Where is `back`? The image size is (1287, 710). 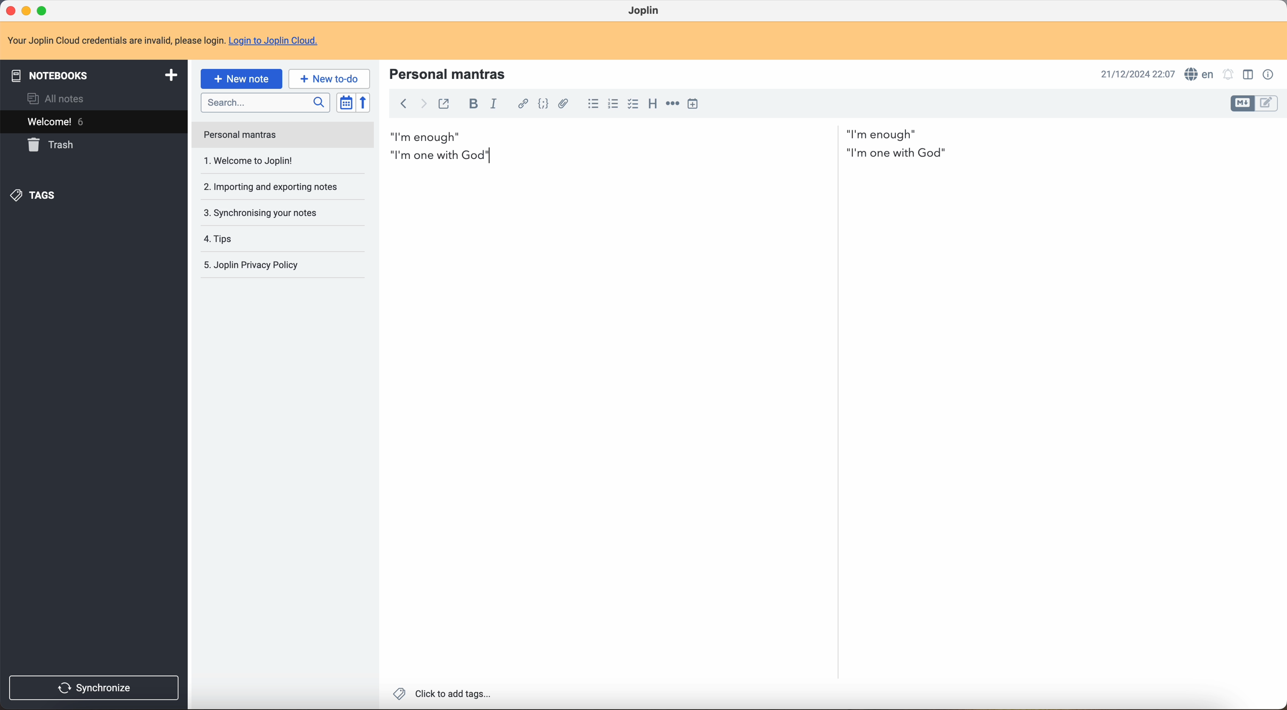
back is located at coordinates (403, 105).